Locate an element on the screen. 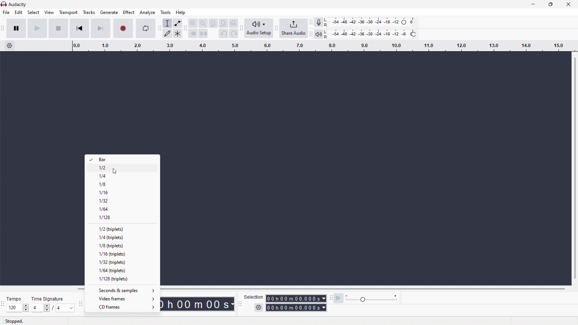 Image resolution: width=578 pixels, height=325 pixels. silence audio selection is located at coordinates (203, 34).